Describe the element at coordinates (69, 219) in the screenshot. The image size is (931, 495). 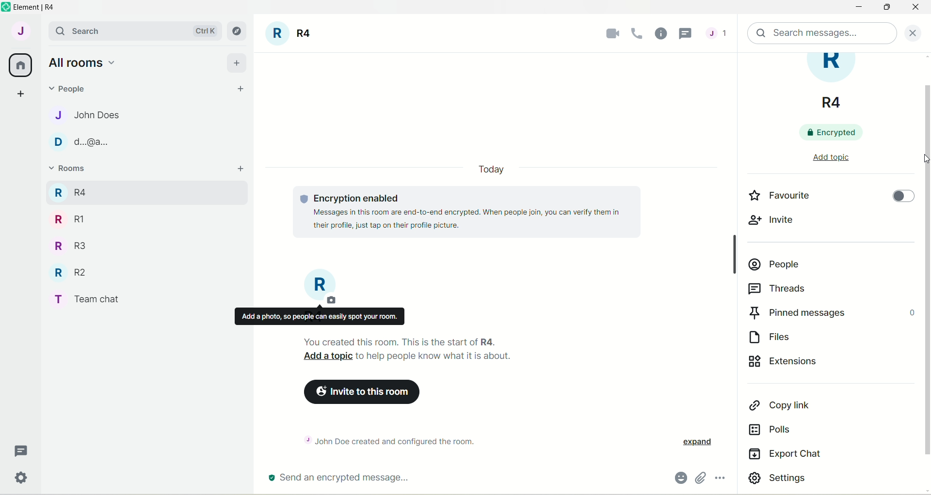
I see `R RI` at that location.